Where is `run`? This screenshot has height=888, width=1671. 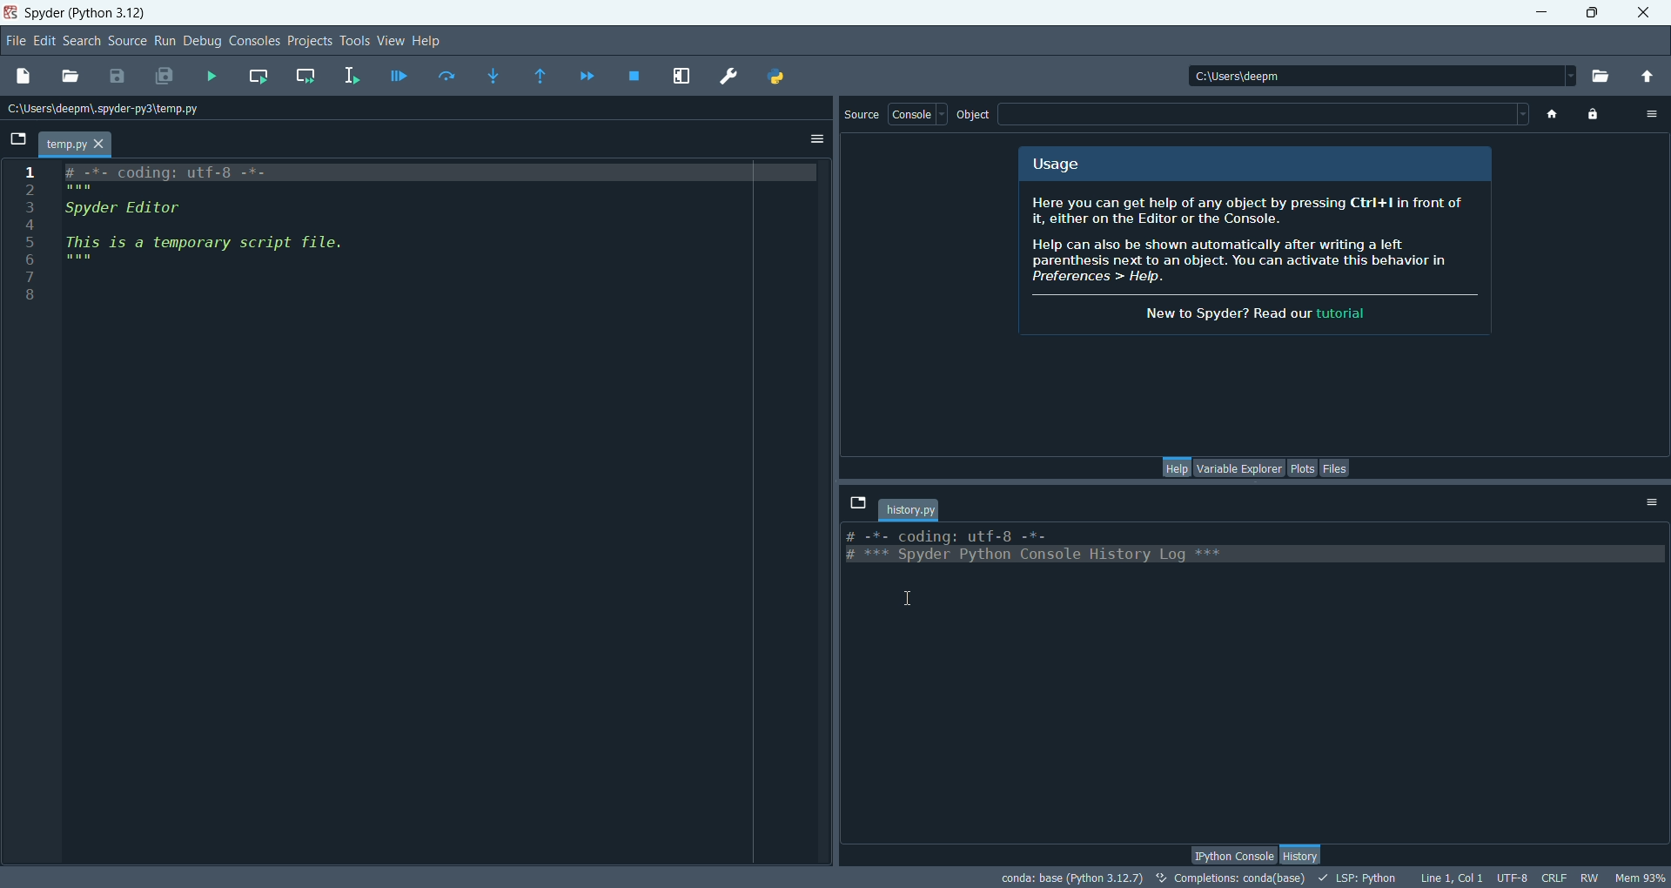 run is located at coordinates (165, 40).